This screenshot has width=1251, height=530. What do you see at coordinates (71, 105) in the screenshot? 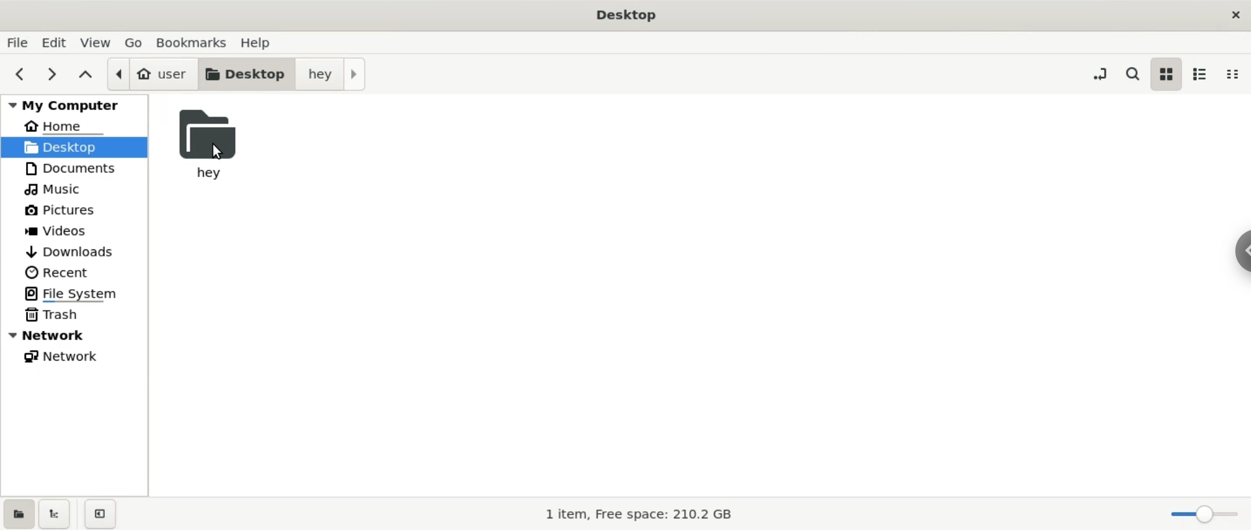
I see `my computer` at bounding box center [71, 105].